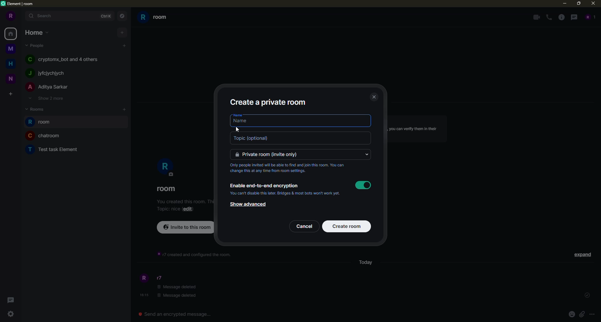 The width and height of the screenshot is (601, 322). What do you see at coordinates (572, 314) in the screenshot?
I see `emoji` at bounding box center [572, 314].